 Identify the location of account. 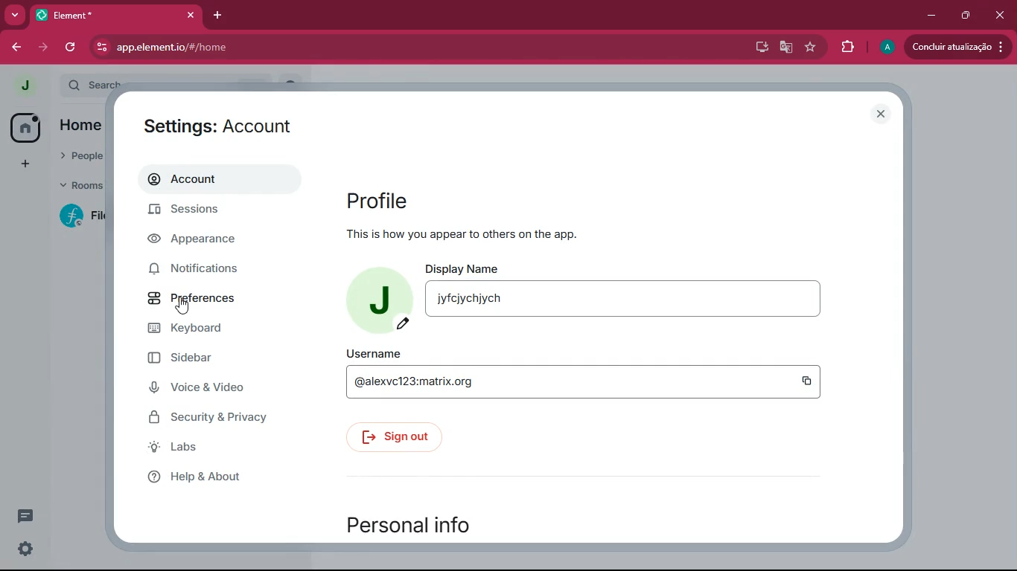
(216, 181).